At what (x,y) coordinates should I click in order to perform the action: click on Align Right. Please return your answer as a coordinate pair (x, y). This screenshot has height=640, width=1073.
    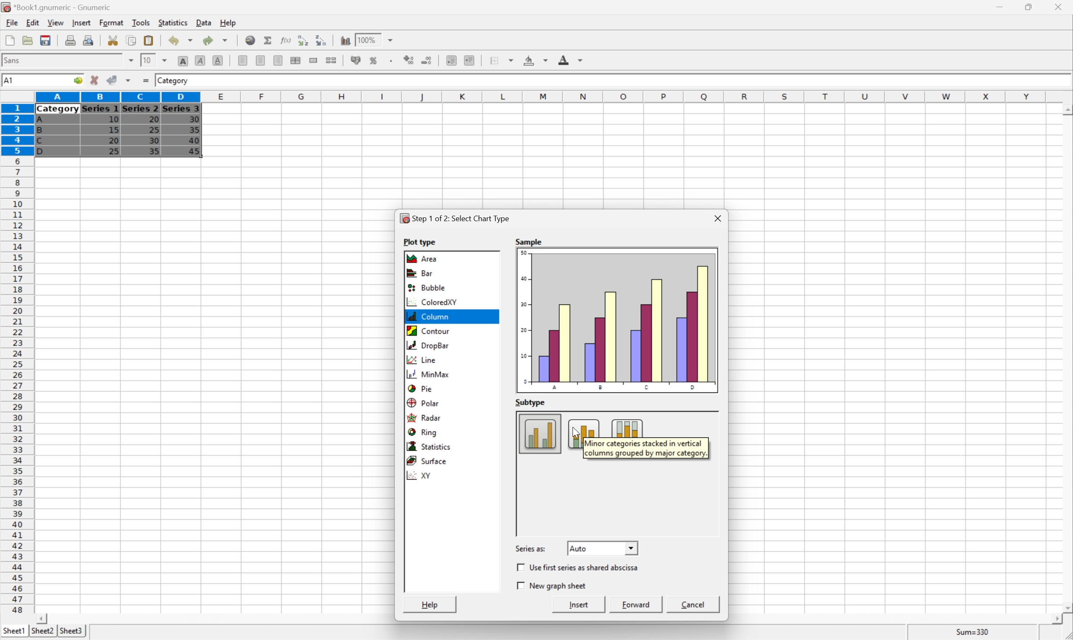
    Looking at the image, I should click on (278, 61).